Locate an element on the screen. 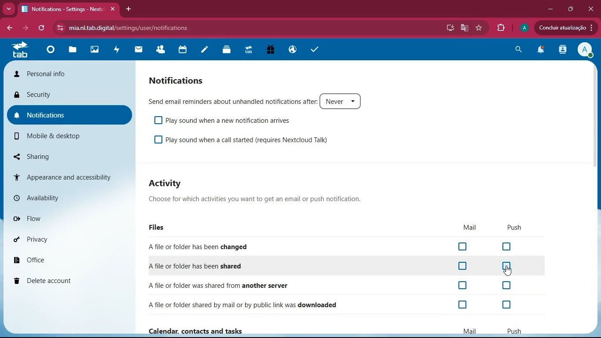 Image resolution: width=601 pixels, height=338 pixels. search is located at coordinates (518, 51).